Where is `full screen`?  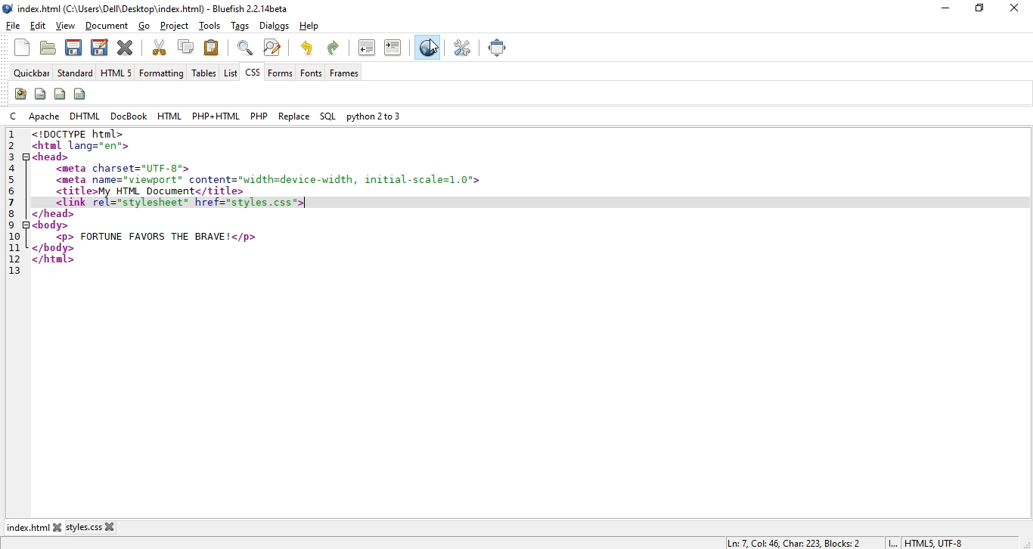
full screen is located at coordinates (498, 48).